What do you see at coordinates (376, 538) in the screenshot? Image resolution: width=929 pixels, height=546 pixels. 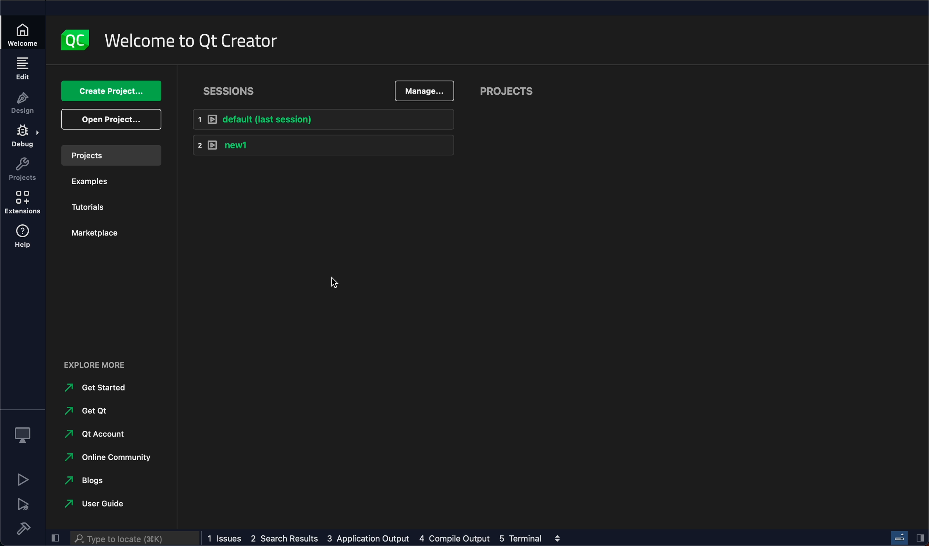 I see `logs` at bounding box center [376, 538].